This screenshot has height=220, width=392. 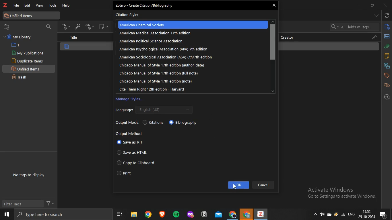 I want to click on view, so click(x=39, y=6).